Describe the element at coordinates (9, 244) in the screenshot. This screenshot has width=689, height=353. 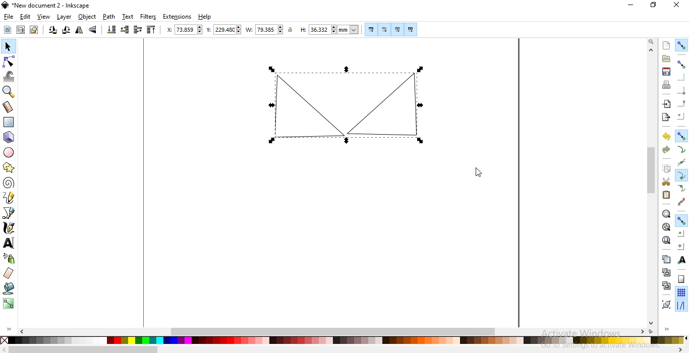
I see `create and edit text objects` at that location.